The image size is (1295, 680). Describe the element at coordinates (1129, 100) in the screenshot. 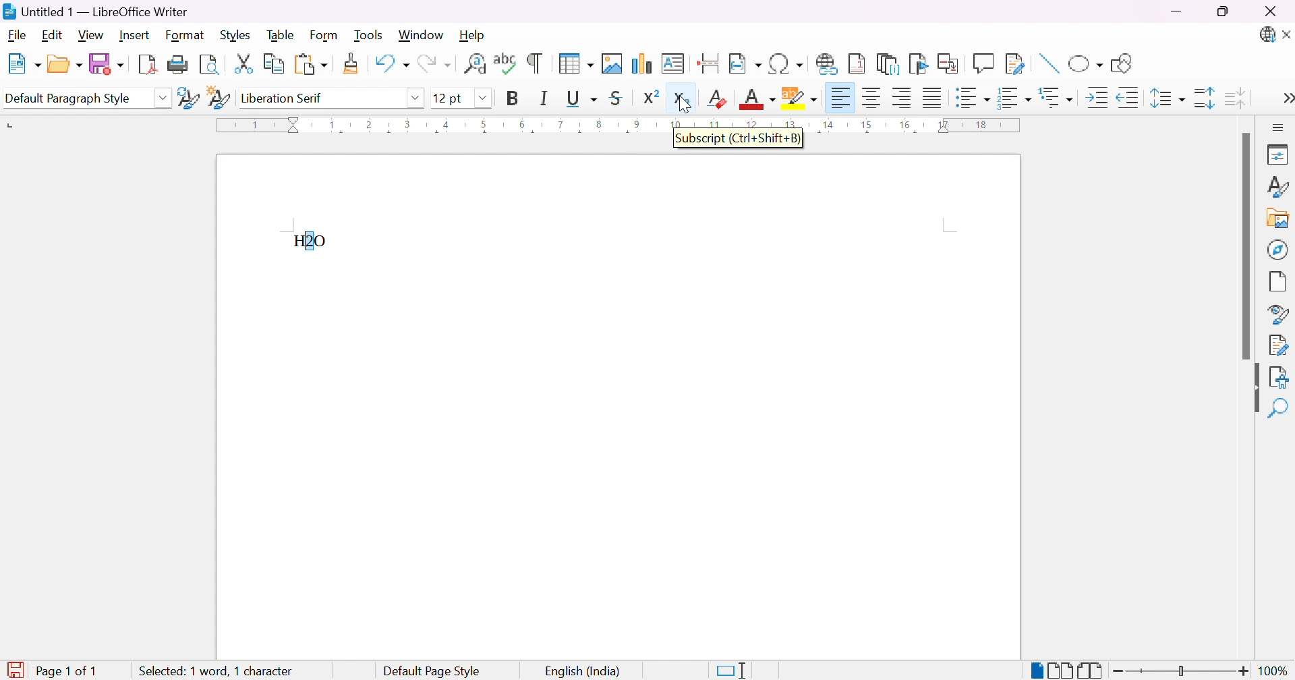

I see `Decrease indent` at that location.